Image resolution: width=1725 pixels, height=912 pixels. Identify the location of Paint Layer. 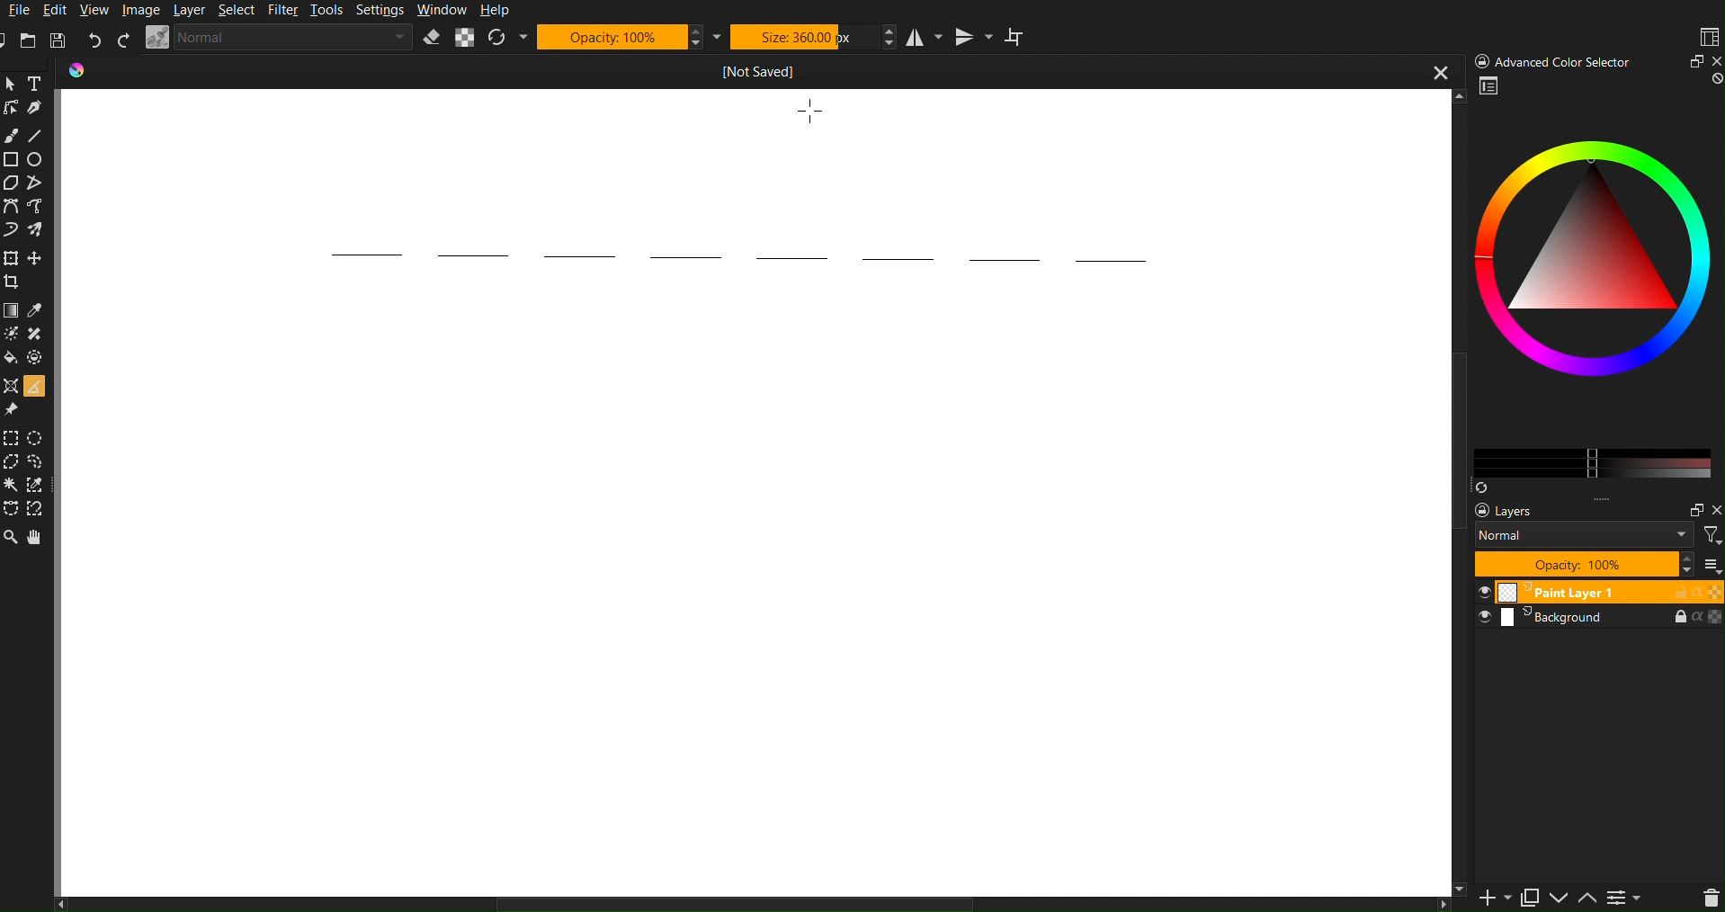
(1599, 593).